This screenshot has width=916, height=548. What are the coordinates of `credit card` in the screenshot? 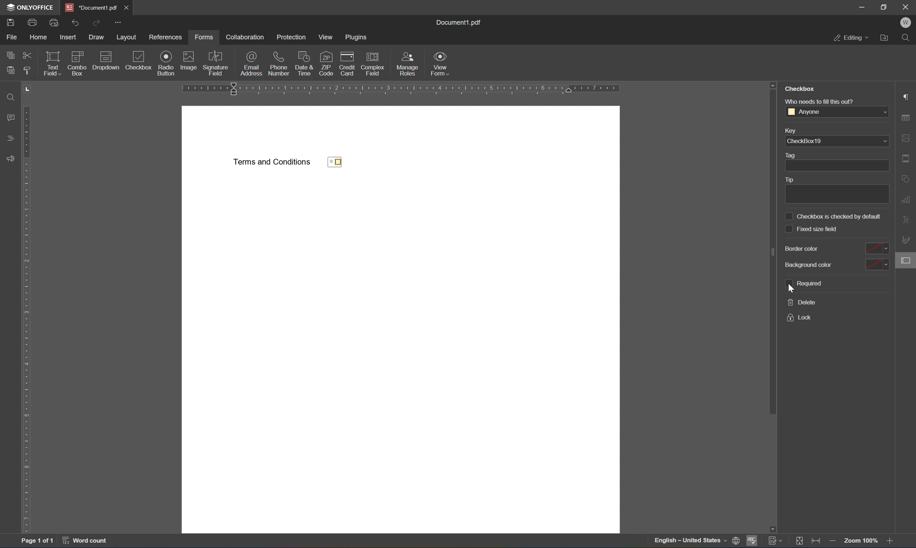 It's located at (345, 62).